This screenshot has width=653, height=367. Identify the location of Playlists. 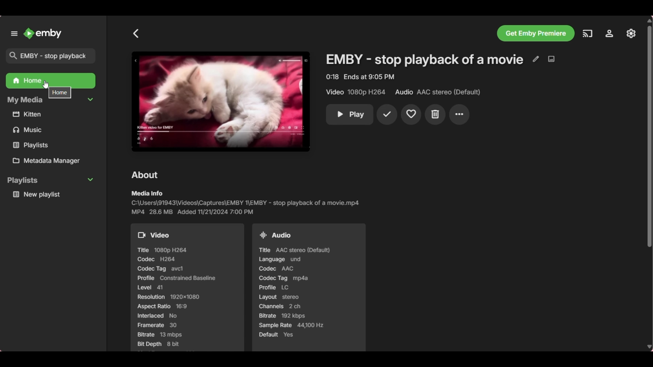
(51, 180).